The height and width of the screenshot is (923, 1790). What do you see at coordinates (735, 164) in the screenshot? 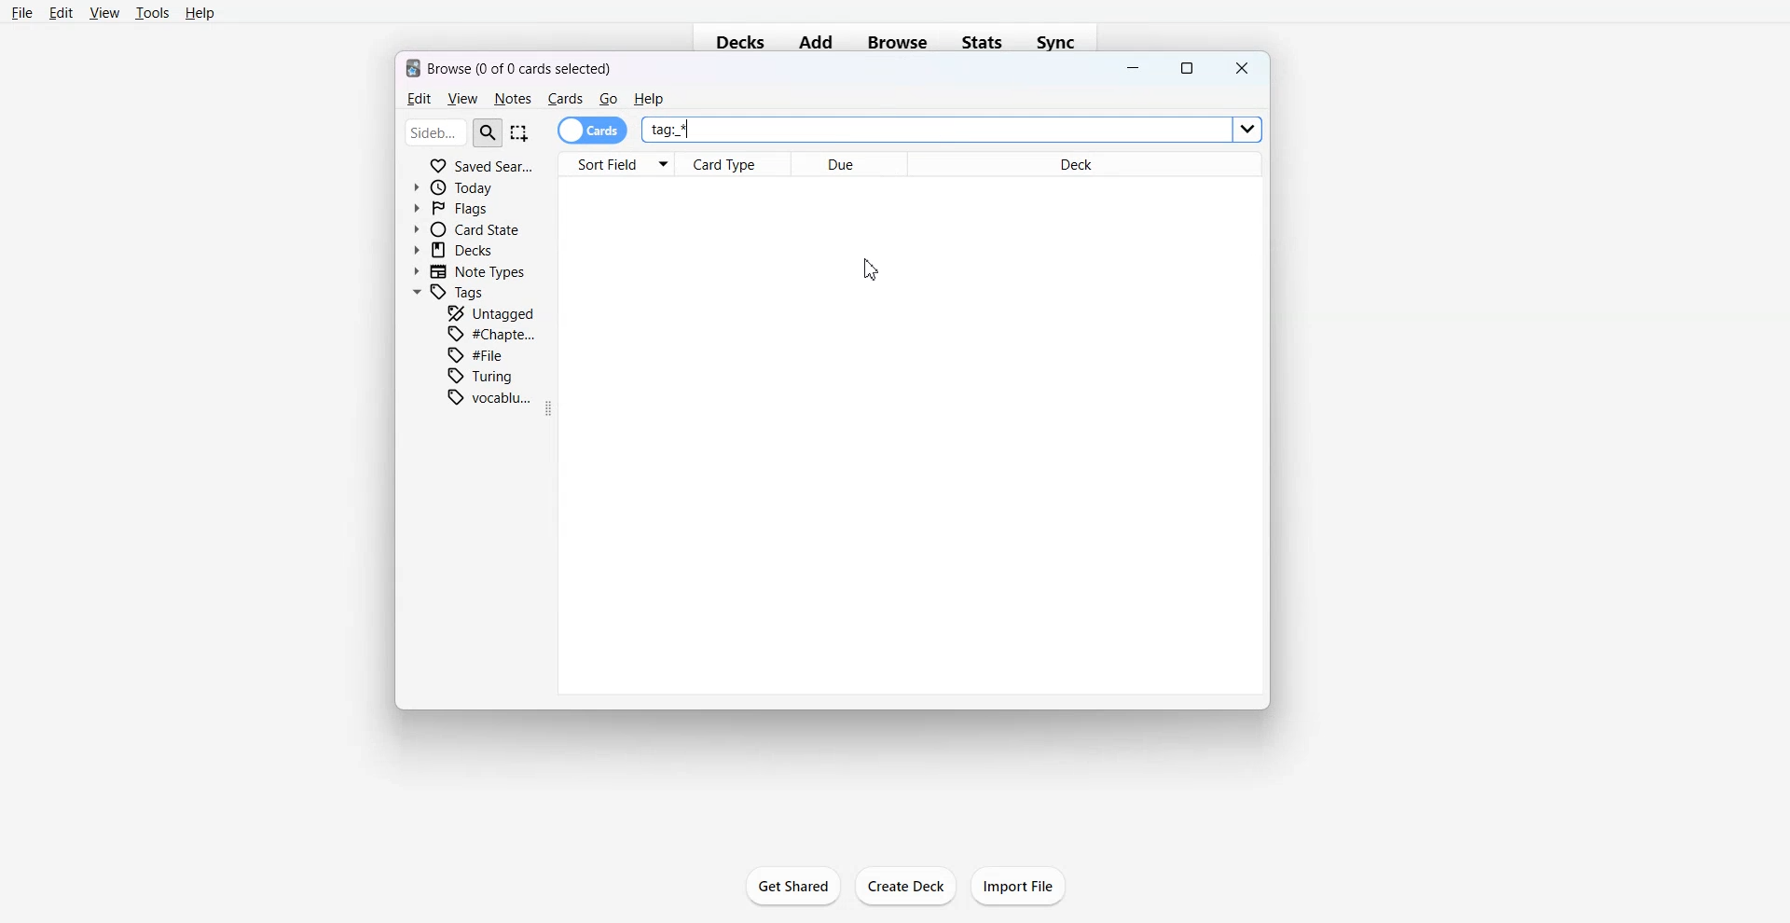
I see `Card Type` at bounding box center [735, 164].